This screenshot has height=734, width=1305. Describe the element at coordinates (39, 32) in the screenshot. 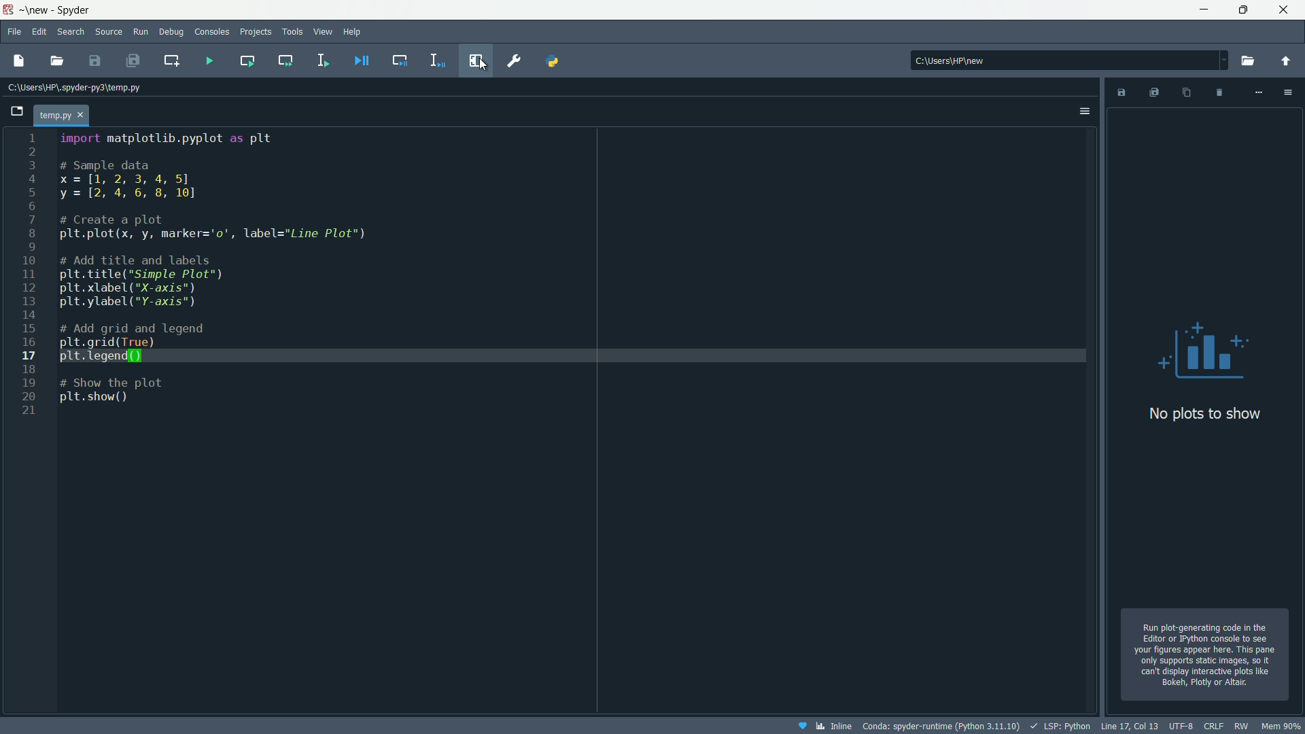

I see `edit` at that location.